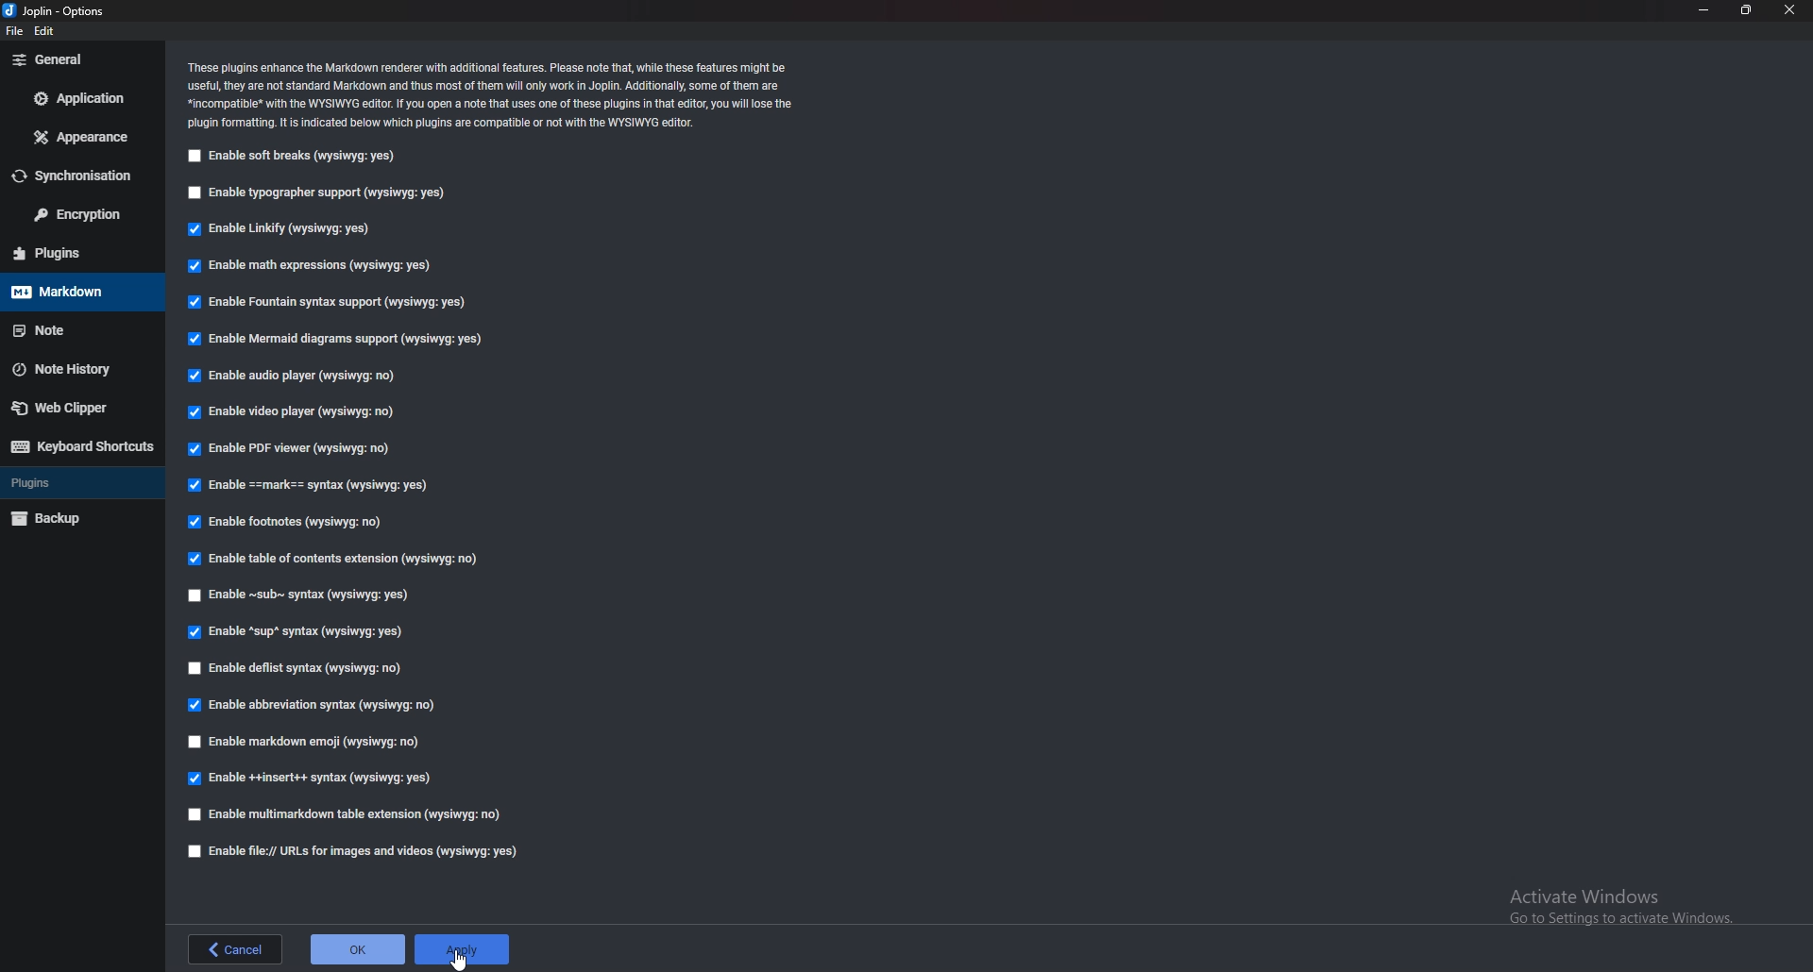 Image resolution: width=1813 pixels, height=972 pixels. Describe the element at coordinates (297, 632) in the screenshot. I see `enable sup syntax` at that location.